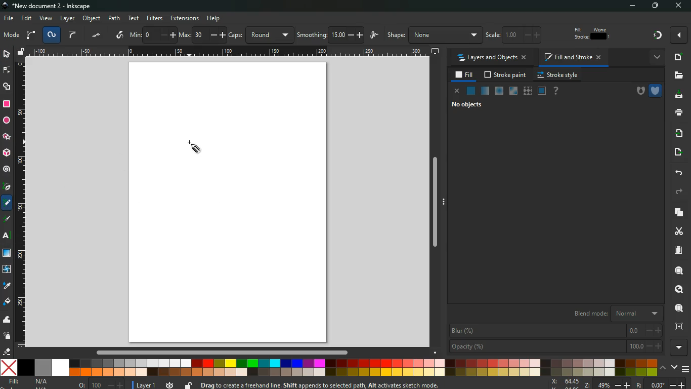  I want to click on edge, so click(7, 71).